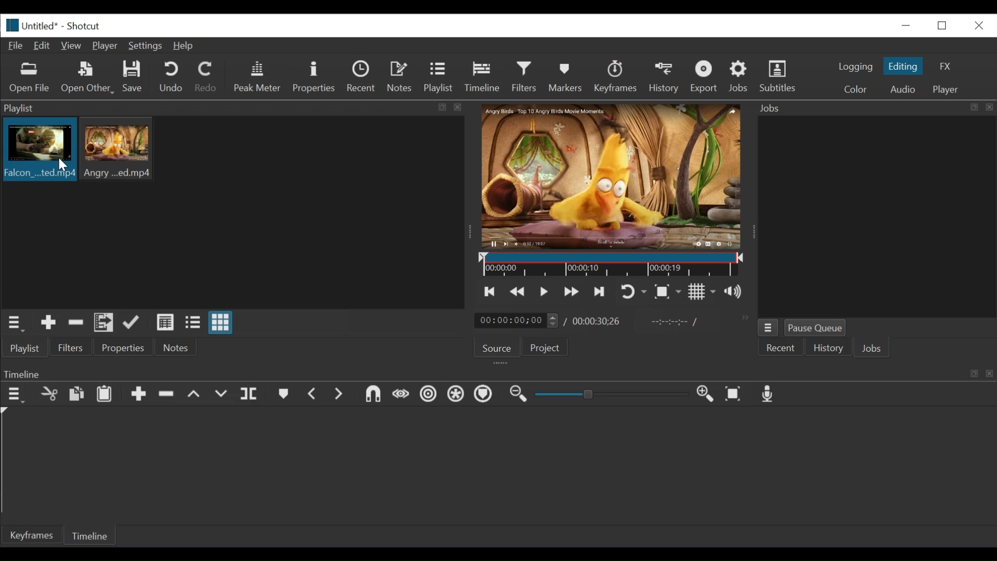 The image size is (997, 561). What do you see at coordinates (133, 325) in the screenshot?
I see `update` at bounding box center [133, 325].